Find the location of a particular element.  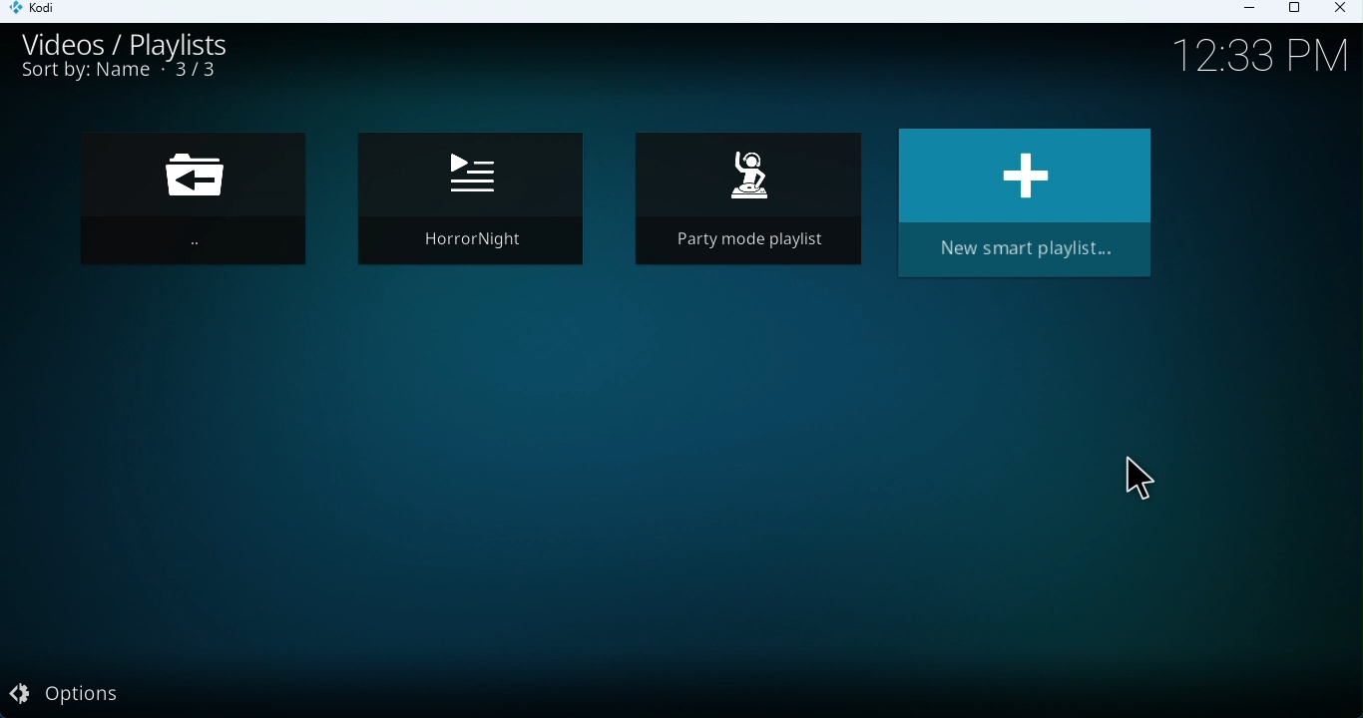

Options is located at coordinates (86, 696).